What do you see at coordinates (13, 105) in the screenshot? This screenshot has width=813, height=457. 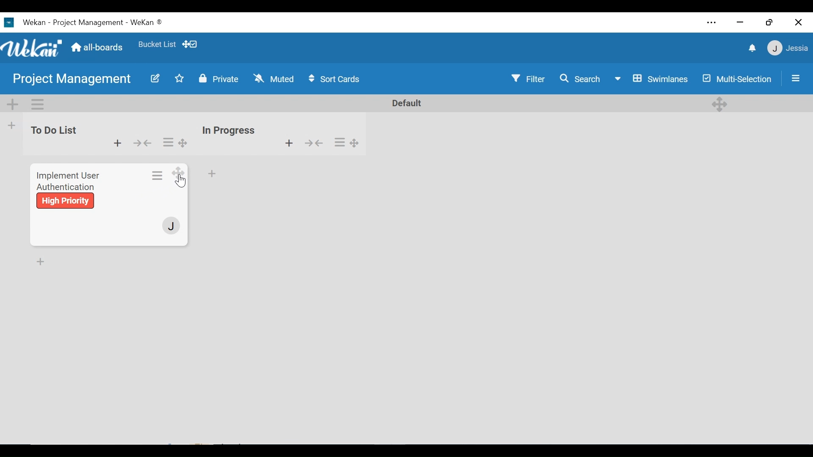 I see `add swimlane` at bounding box center [13, 105].